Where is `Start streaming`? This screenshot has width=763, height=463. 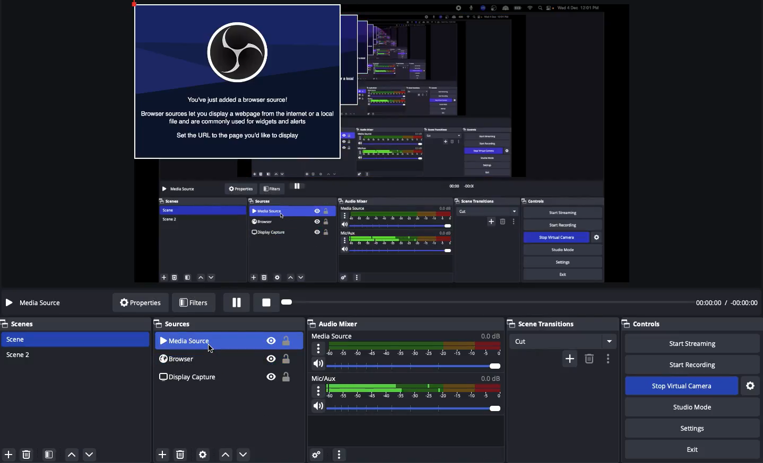
Start streaming is located at coordinates (690, 344).